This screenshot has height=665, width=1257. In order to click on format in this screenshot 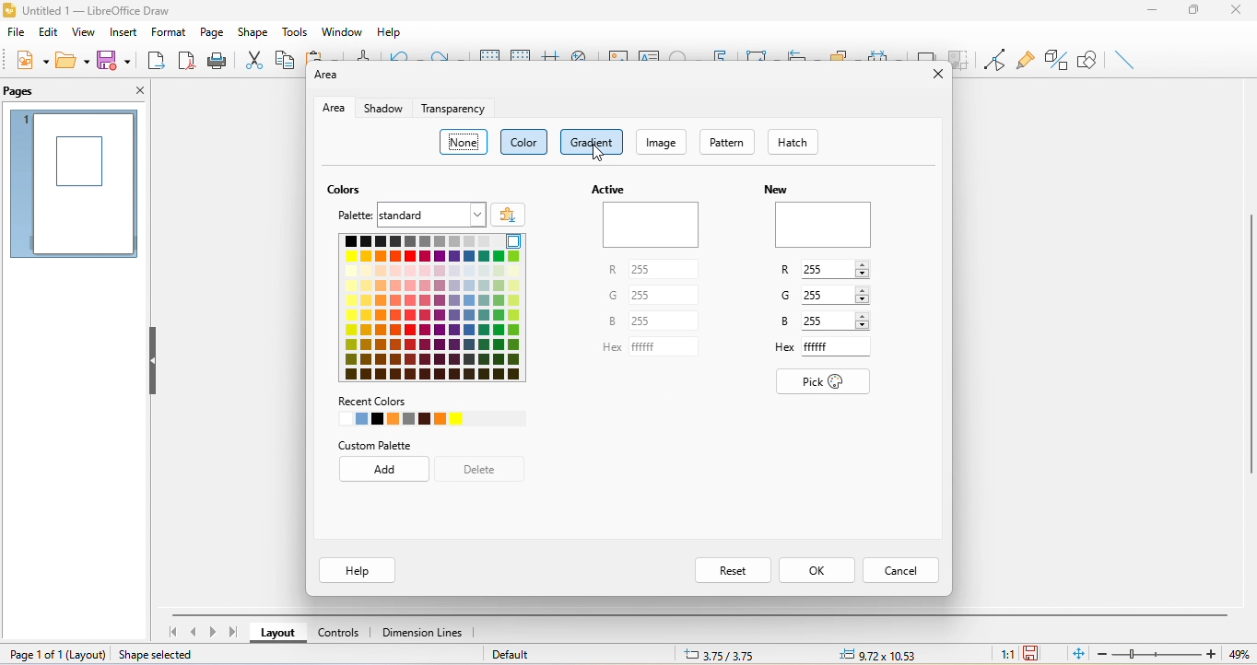, I will do `click(167, 29)`.